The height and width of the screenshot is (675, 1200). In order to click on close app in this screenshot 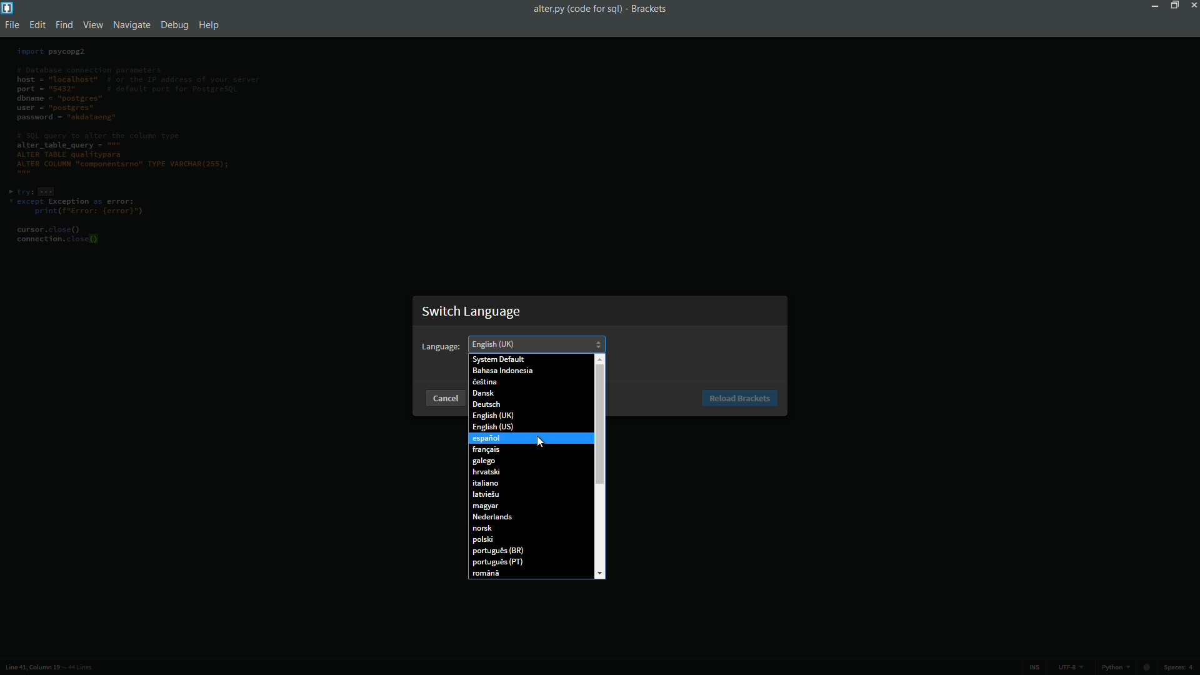, I will do `click(1192, 7)`.